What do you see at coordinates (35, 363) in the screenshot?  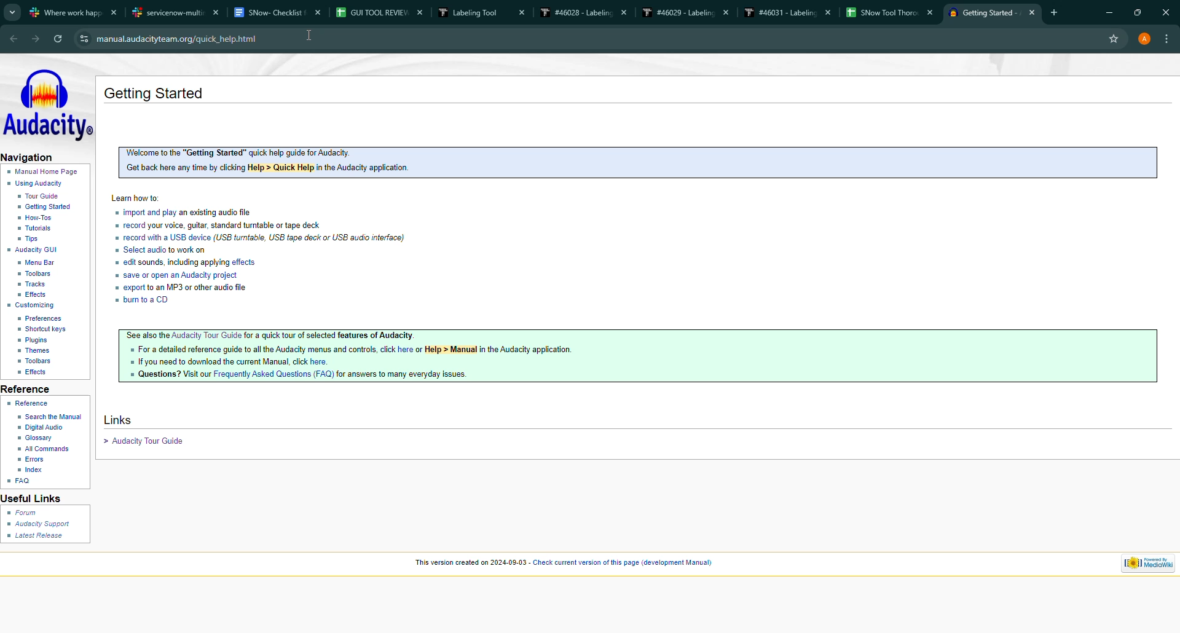 I see `toolbar` at bounding box center [35, 363].